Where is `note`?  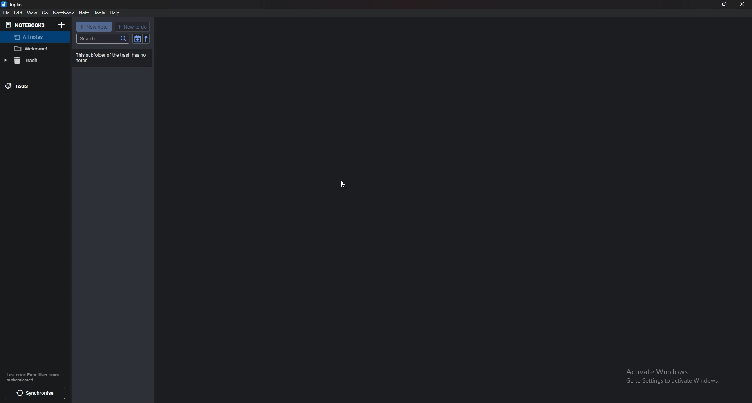 note is located at coordinates (84, 13).